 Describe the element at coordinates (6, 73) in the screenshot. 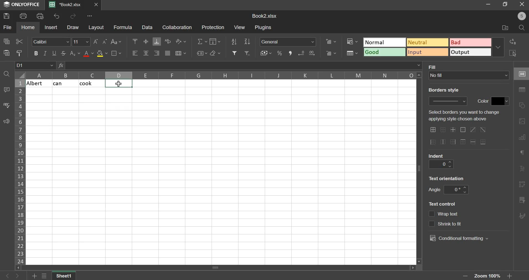

I see `find` at that location.